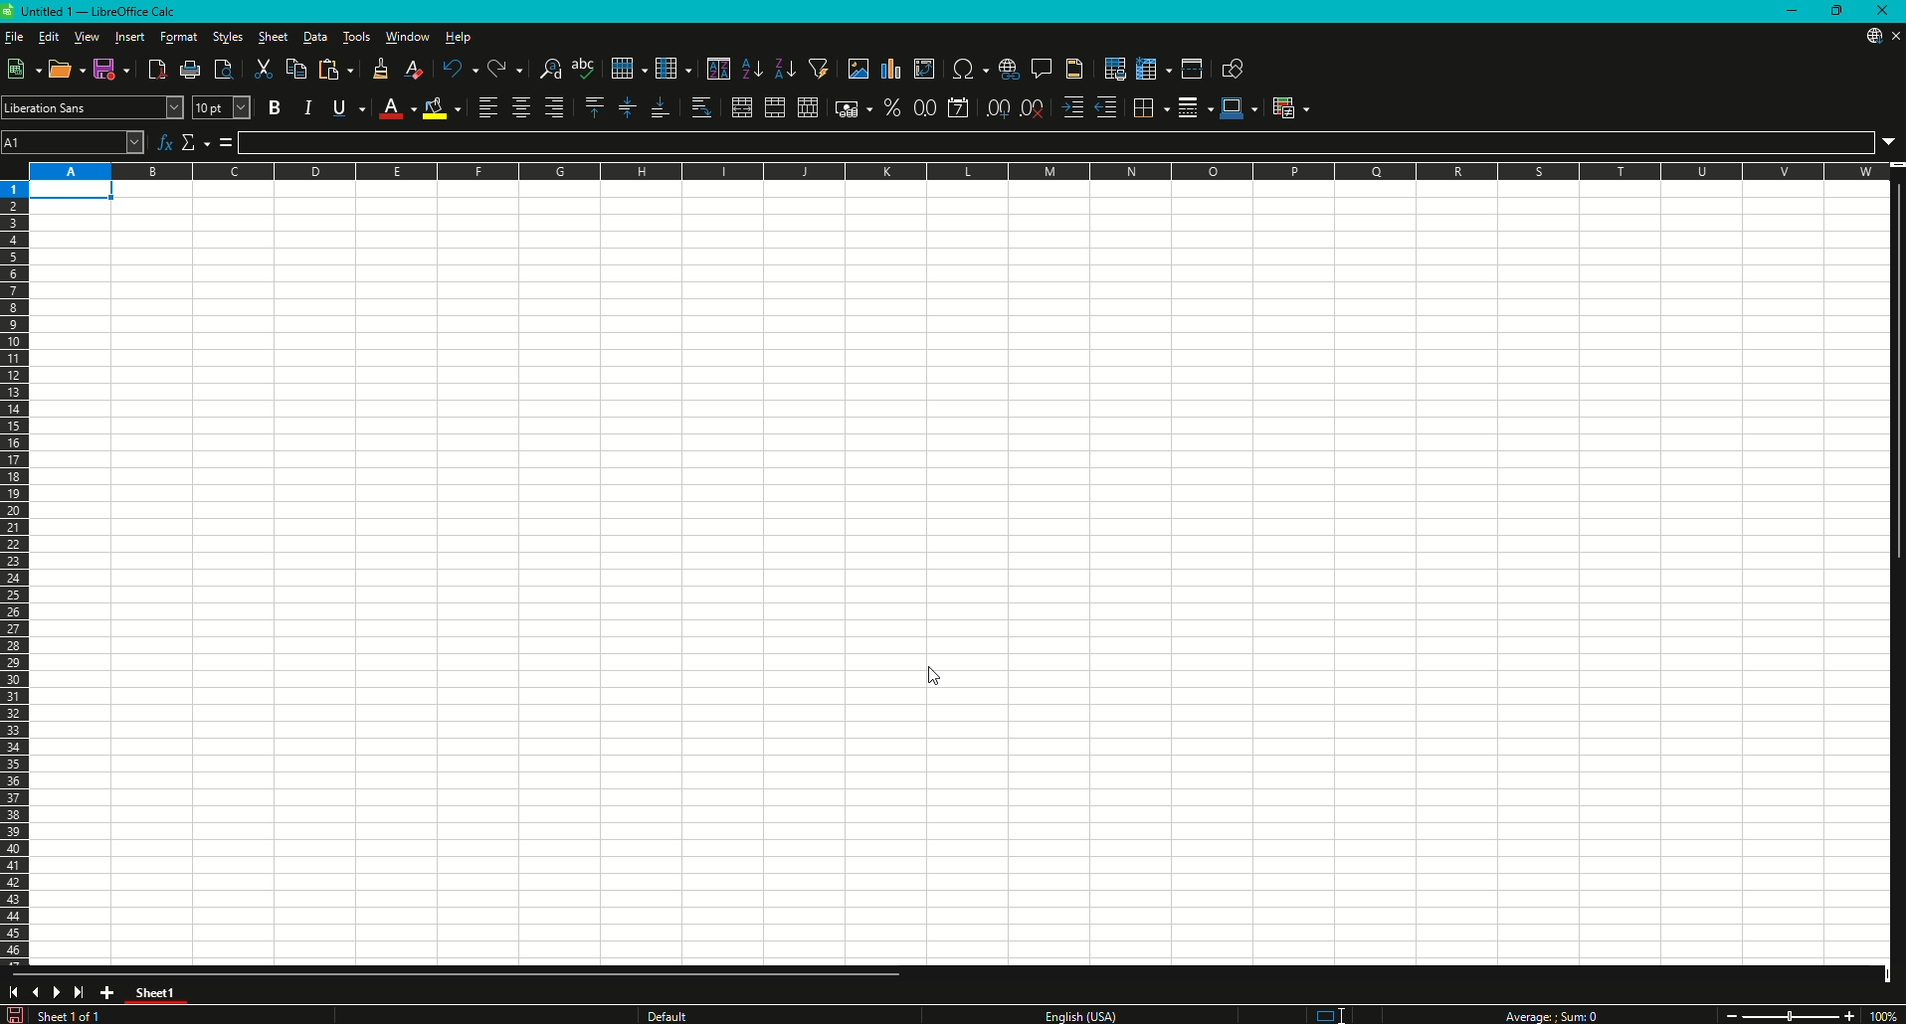 The width and height of the screenshot is (1906, 1024). I want to click on Scroll to last sheet, so click(79, 991).